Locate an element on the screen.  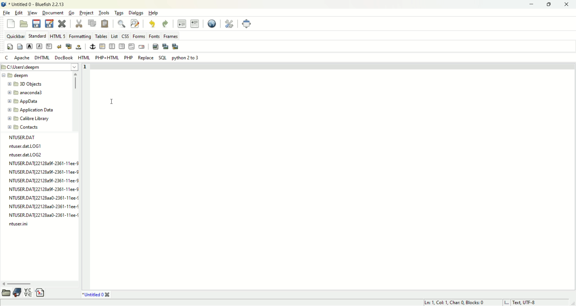
fullscreen is located at coordinates (247, 23).